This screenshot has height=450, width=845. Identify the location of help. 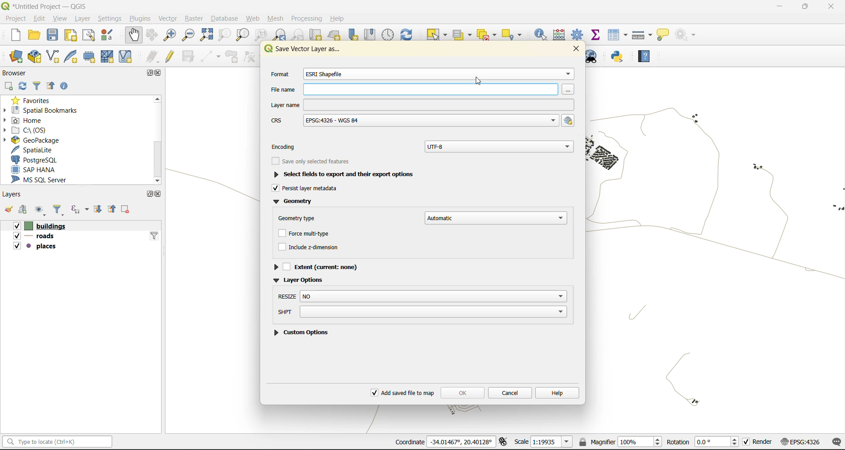
(557, 392).